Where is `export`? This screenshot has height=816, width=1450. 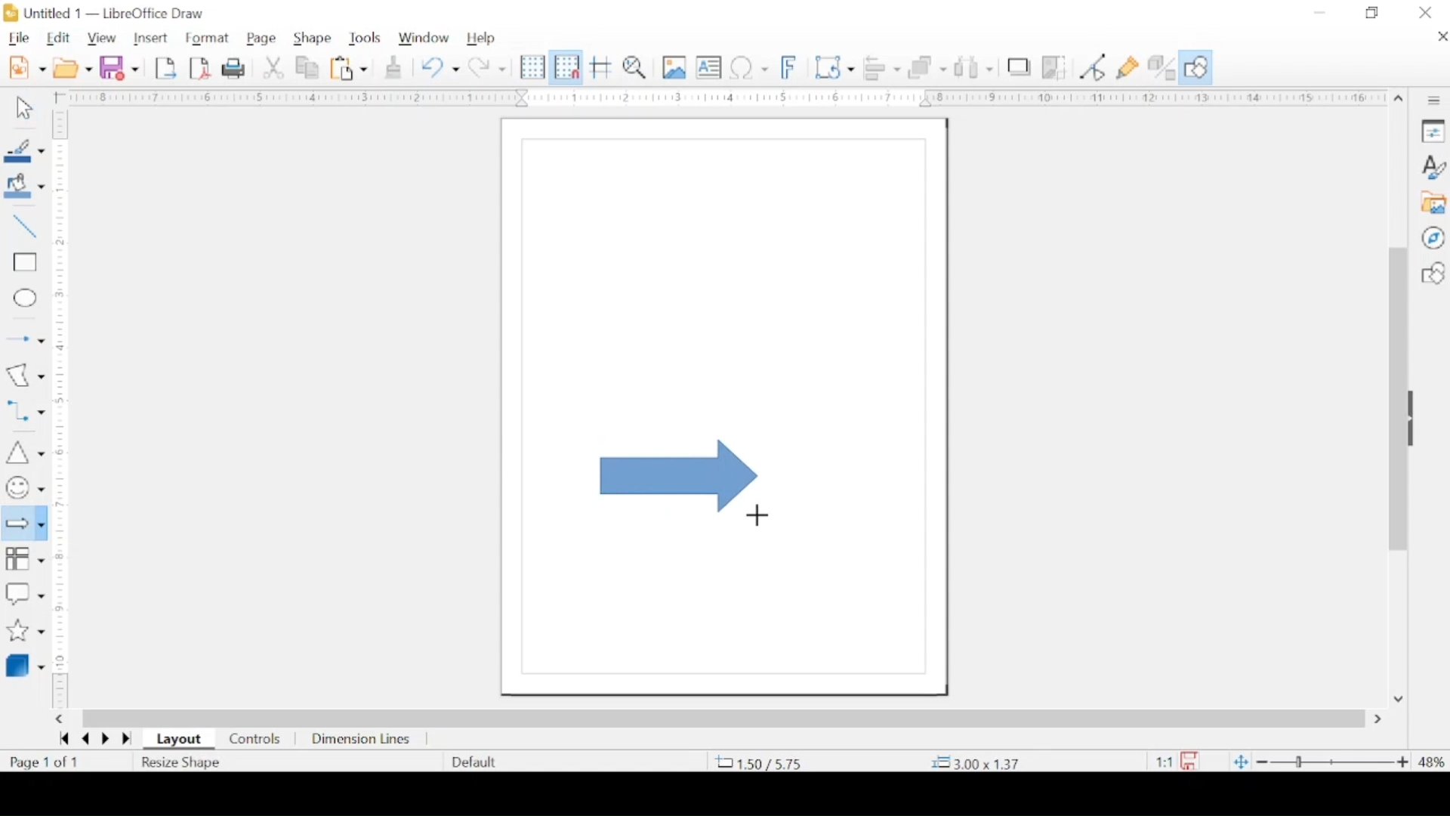 export is located at coordinates (165, 68).